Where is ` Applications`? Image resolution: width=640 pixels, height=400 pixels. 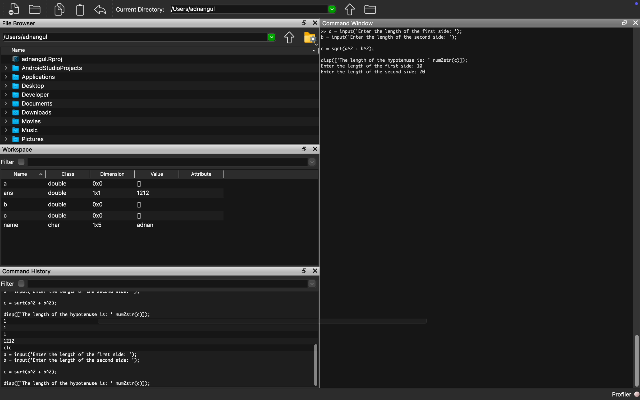  Applications is located at coordinates (32, 77).